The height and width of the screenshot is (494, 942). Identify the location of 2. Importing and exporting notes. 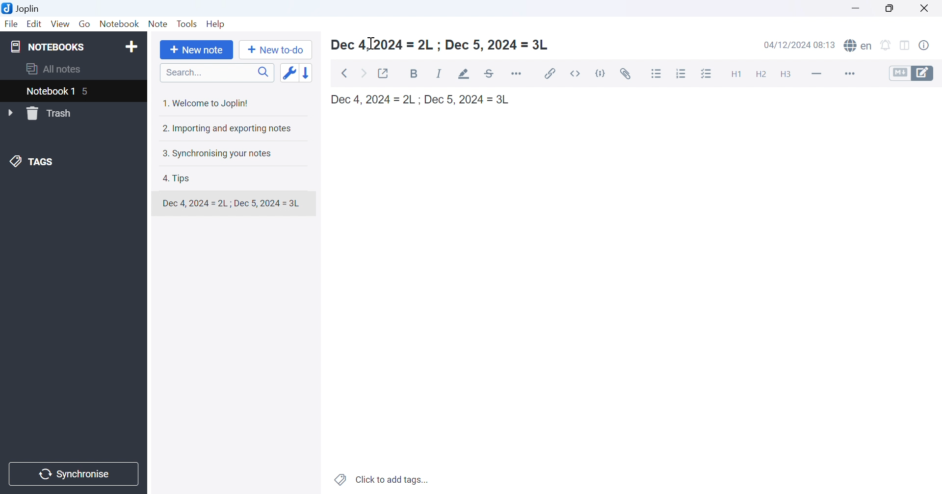
(229, 128).